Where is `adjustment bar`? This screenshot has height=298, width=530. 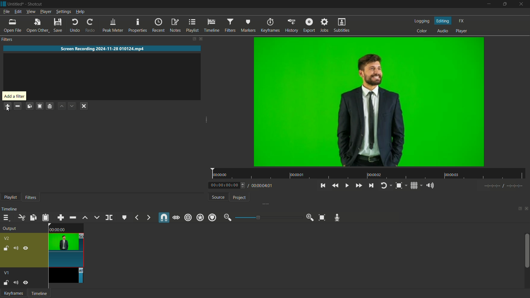 adjustment bar is located at coordinates (268, 217).